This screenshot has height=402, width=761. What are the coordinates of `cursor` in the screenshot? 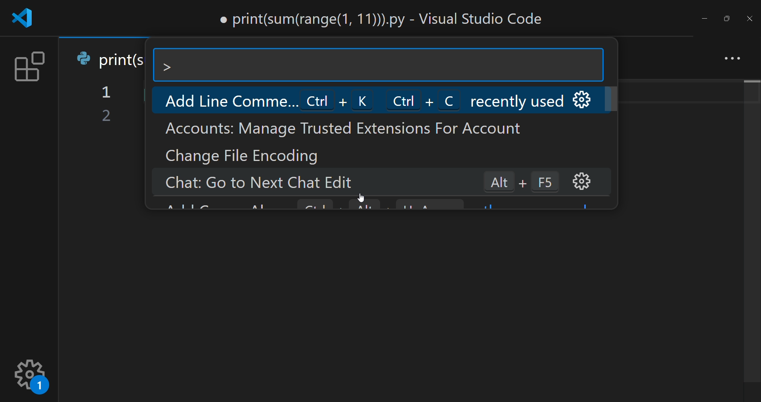 It's located at (366, 195).